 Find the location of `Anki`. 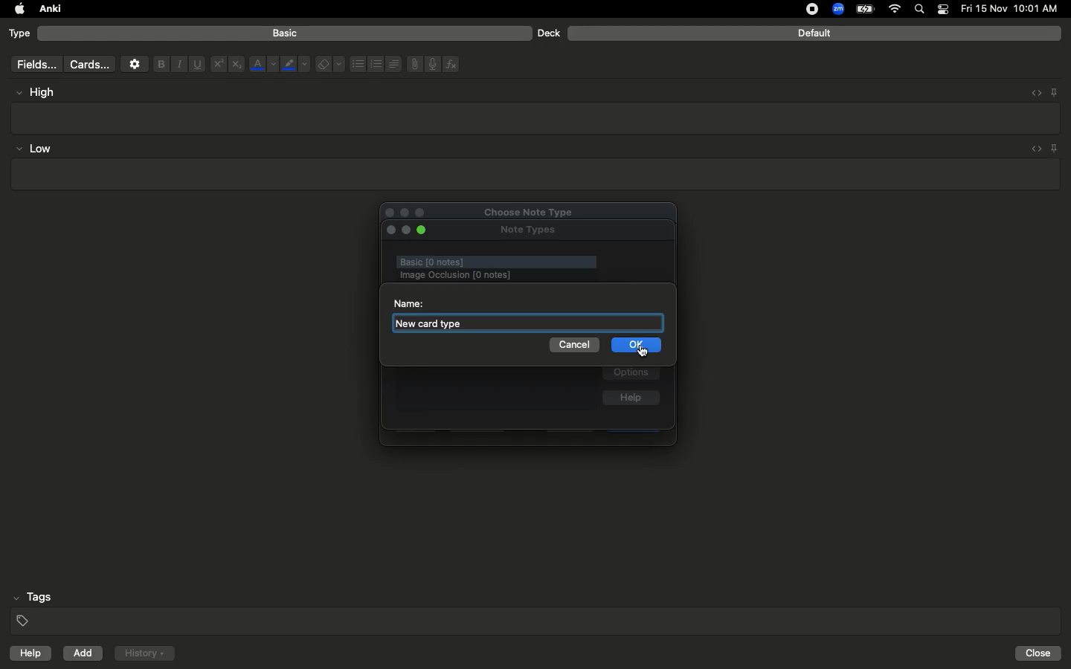

Anki is located at coordinates (49, 10).